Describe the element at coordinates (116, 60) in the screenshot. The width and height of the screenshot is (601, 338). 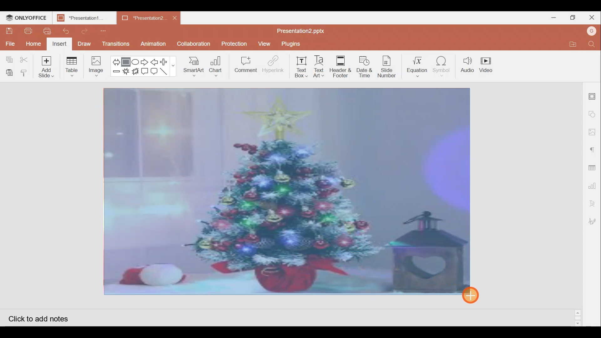
I see `Left right arrow` at that location.